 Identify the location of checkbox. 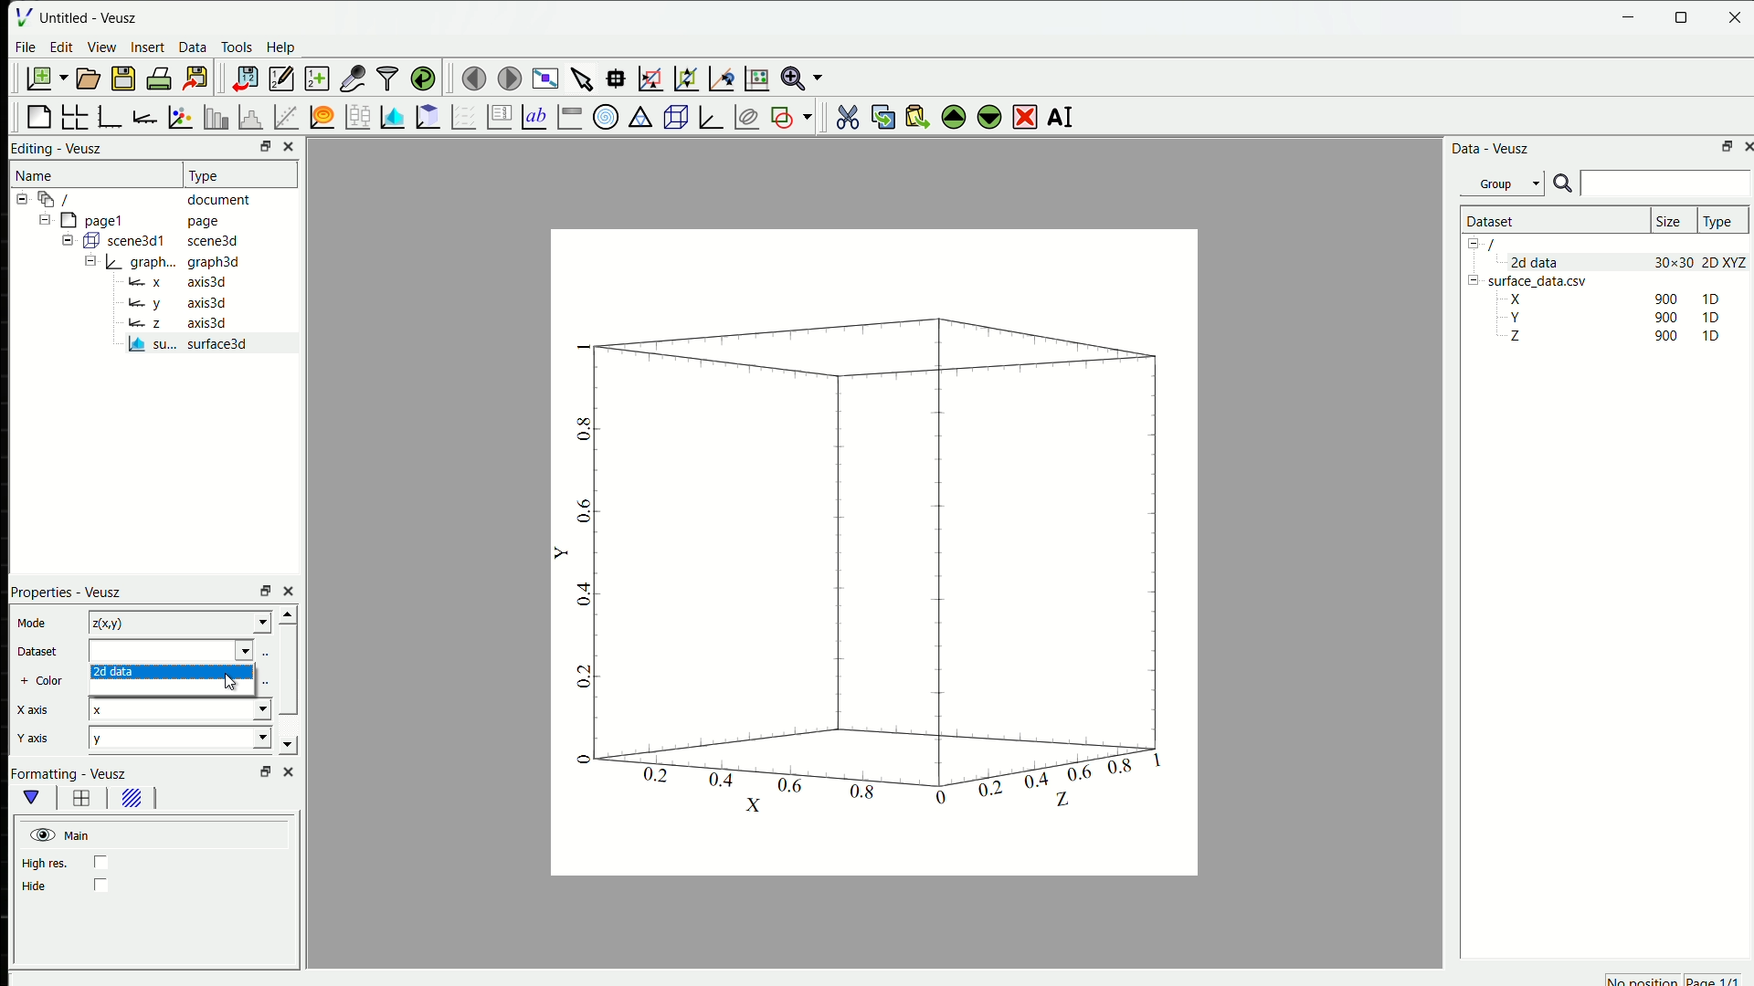
(100, 884).